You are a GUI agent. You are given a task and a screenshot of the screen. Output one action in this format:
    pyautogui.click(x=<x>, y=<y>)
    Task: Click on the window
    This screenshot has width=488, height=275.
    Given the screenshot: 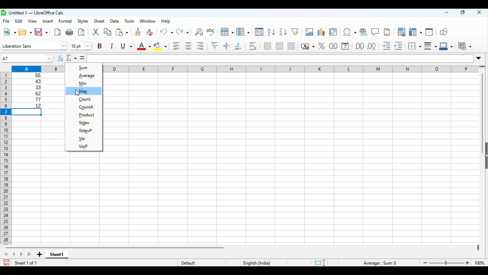 What is the action you would take?
    pyautogui.click(x=147, y=21)
    